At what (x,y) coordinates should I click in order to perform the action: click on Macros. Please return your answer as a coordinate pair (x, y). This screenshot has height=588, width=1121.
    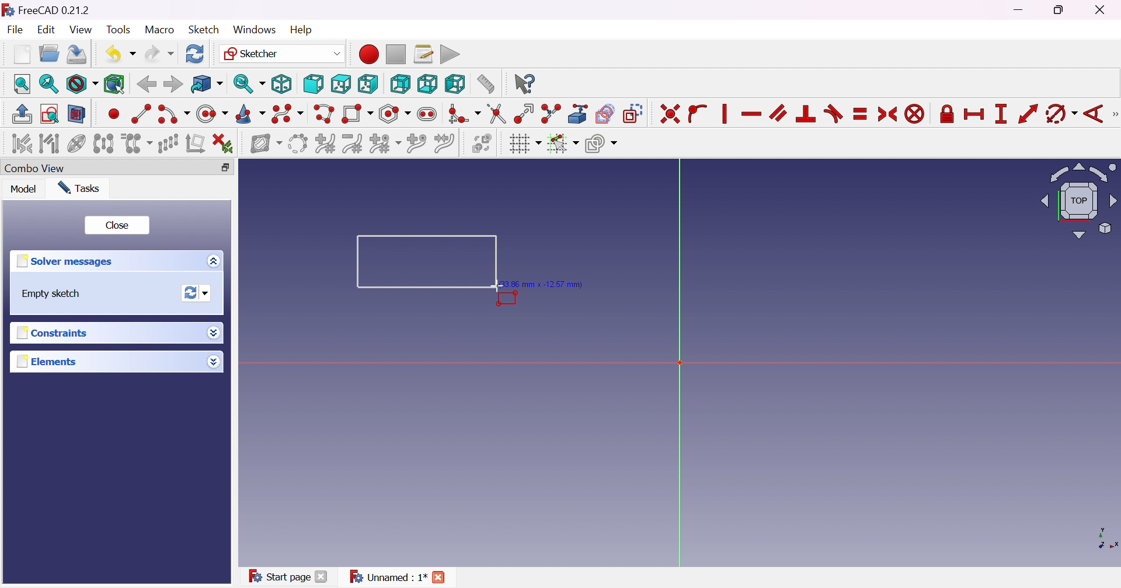
    Looking at the image, I should click on (423, 54).